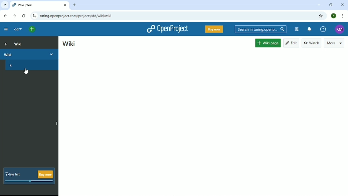 The width and height of the screenshot is (348, 196). What do you see at coordinates (342, 5) in the screenshot?
I see `Close` at bounding box center [342, 5].